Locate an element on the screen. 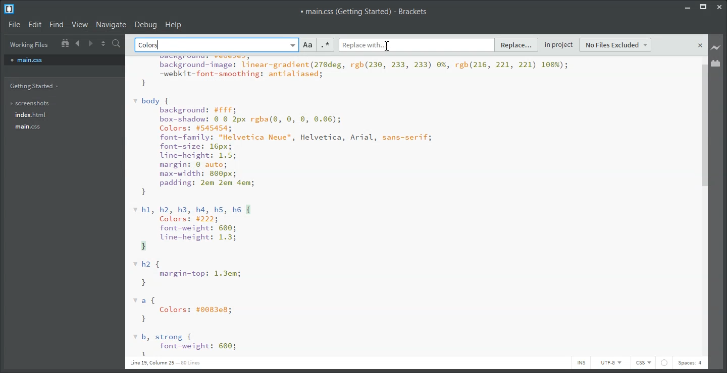  Replace with typing window is located at coordinates (417, 44).